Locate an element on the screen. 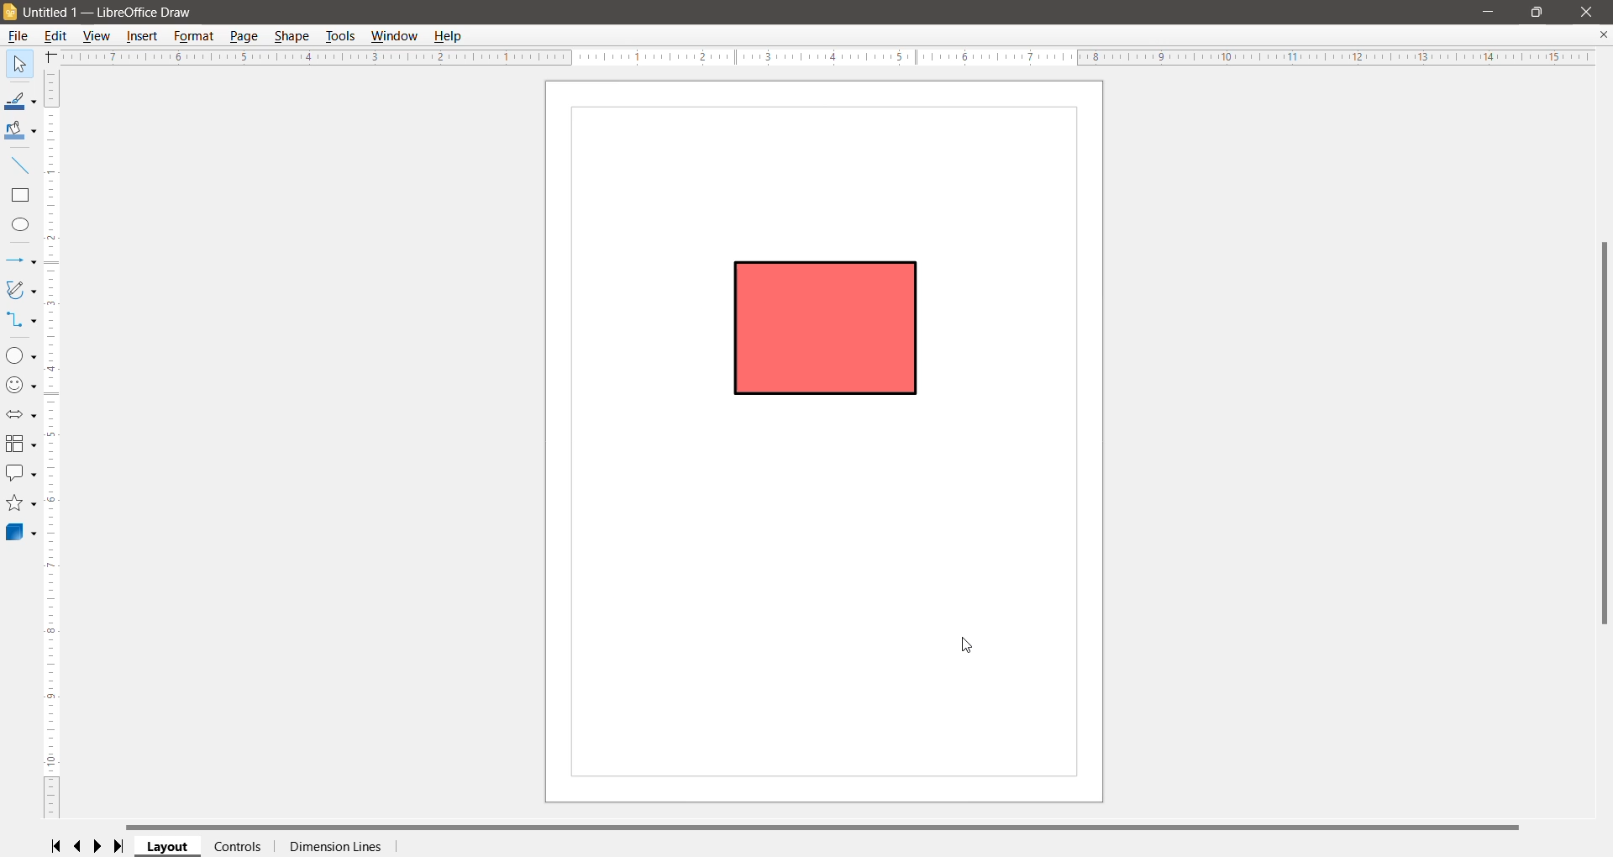 The height and width of the screenshot is (857, 1613). Tools is located at coordinates (340, 36).